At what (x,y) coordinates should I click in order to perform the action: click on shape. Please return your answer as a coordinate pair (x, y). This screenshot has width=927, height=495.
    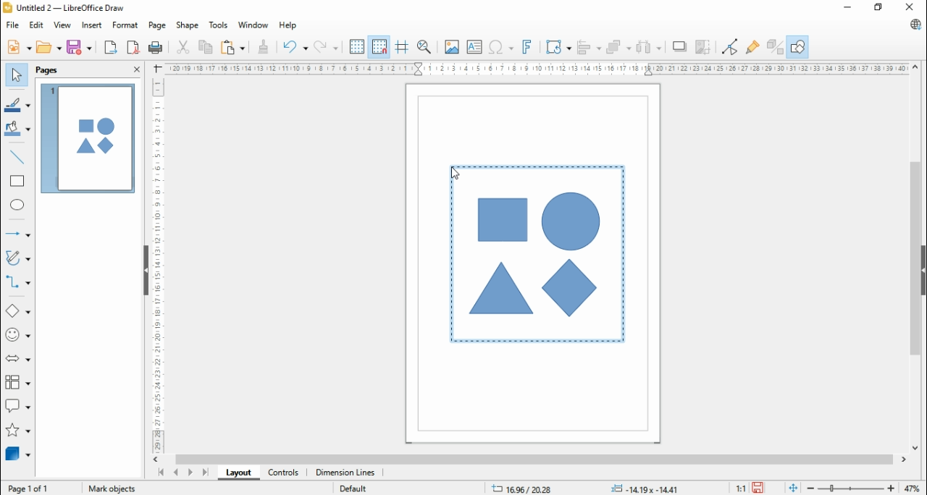
    Looking at the image, I should click on (187, 25).